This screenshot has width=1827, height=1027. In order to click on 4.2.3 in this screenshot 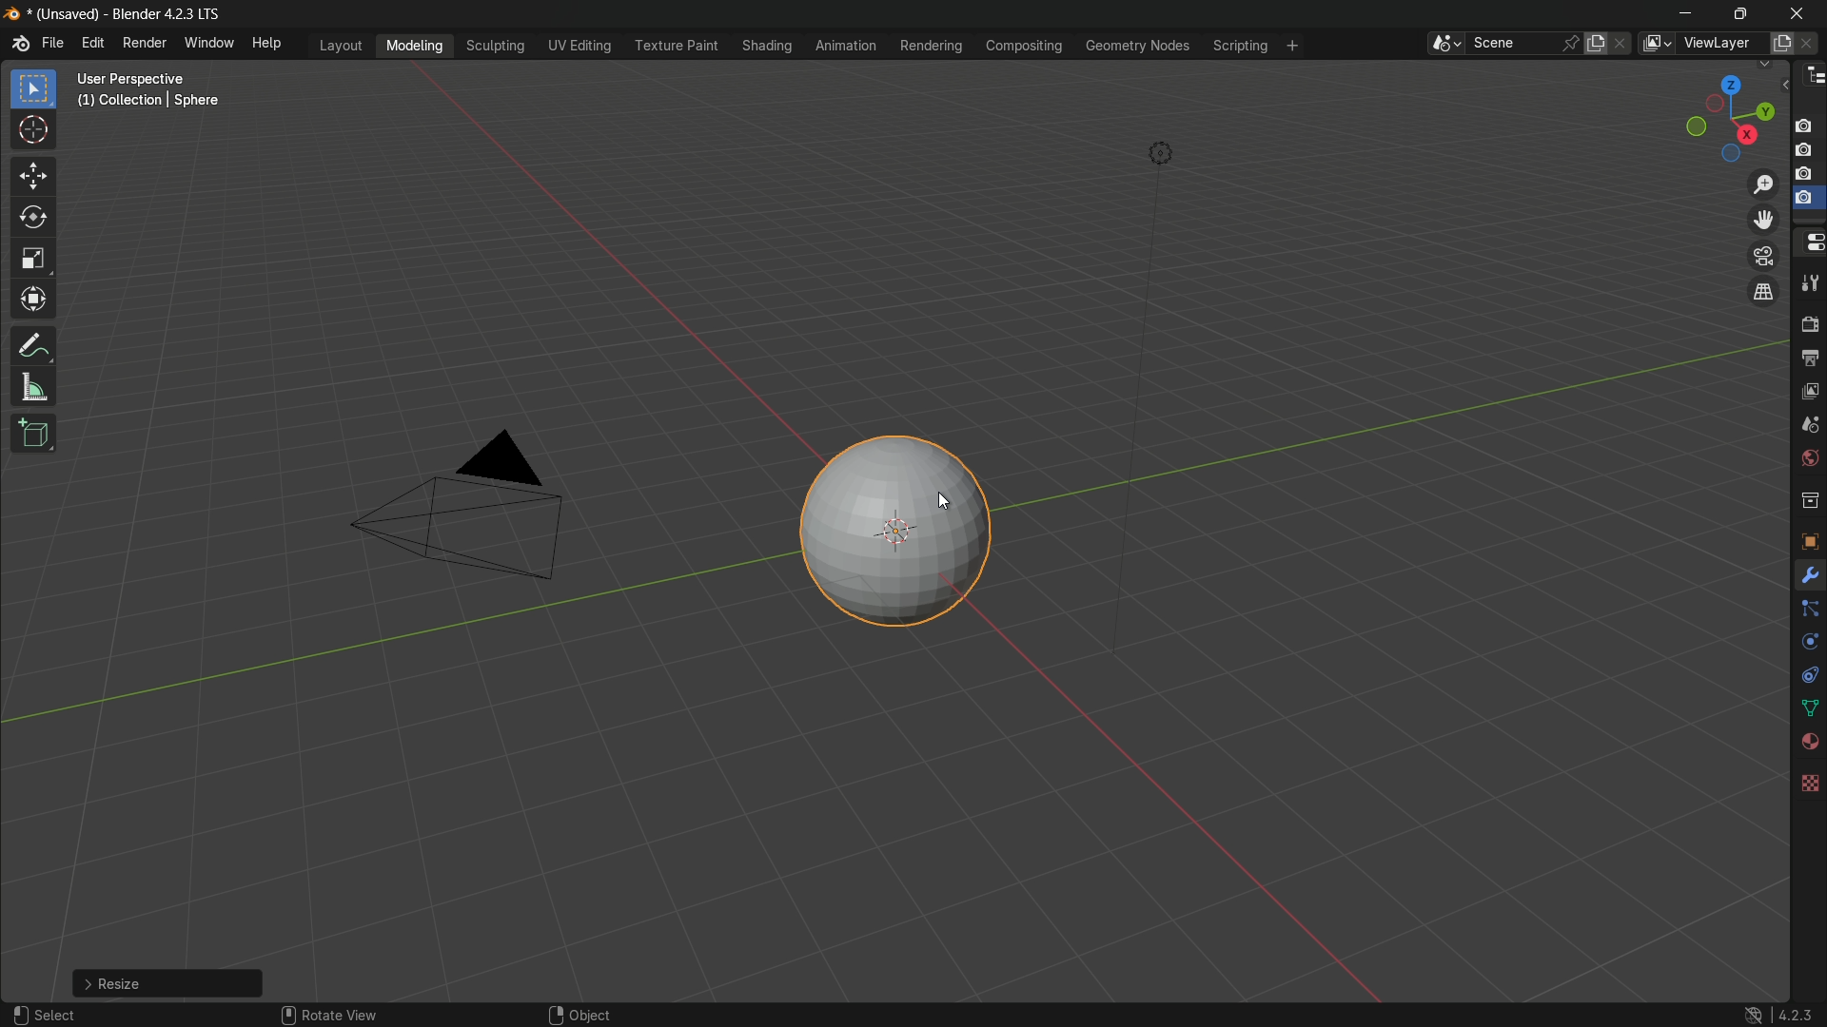, I will do `click(1775, 1005)`.